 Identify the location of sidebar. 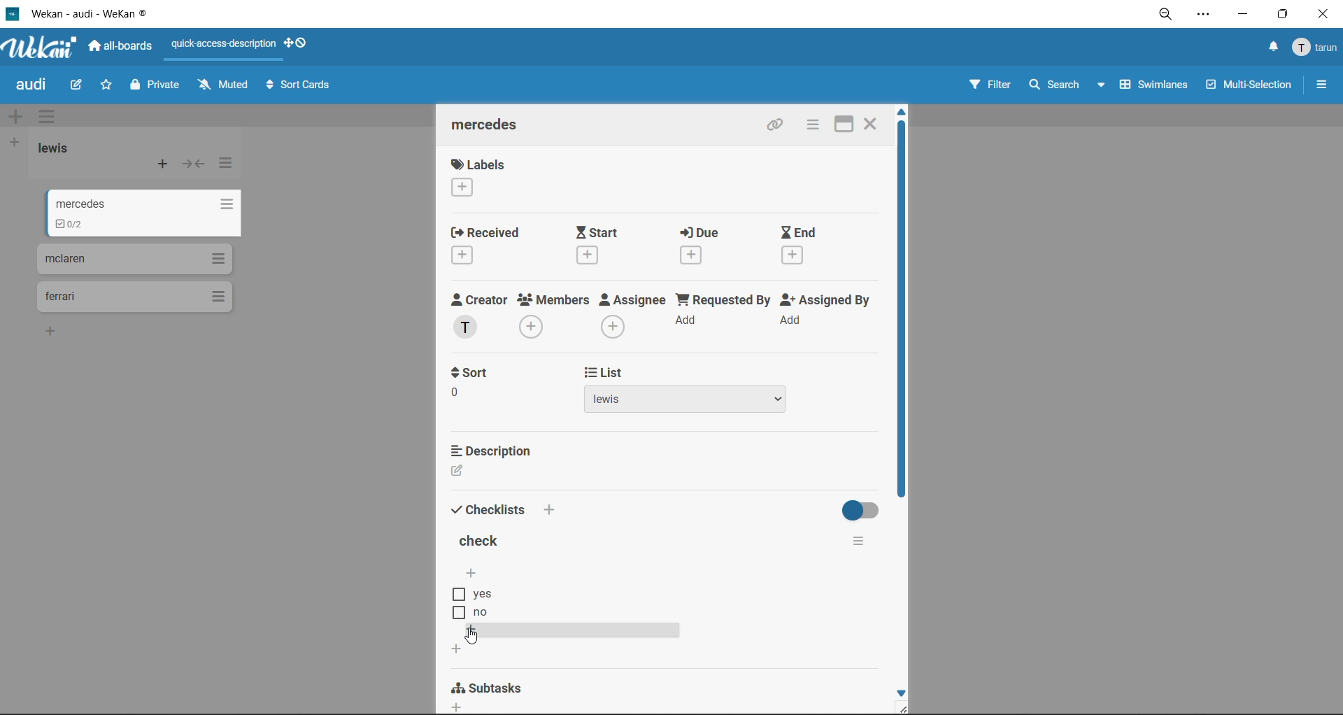
(1321, 85).